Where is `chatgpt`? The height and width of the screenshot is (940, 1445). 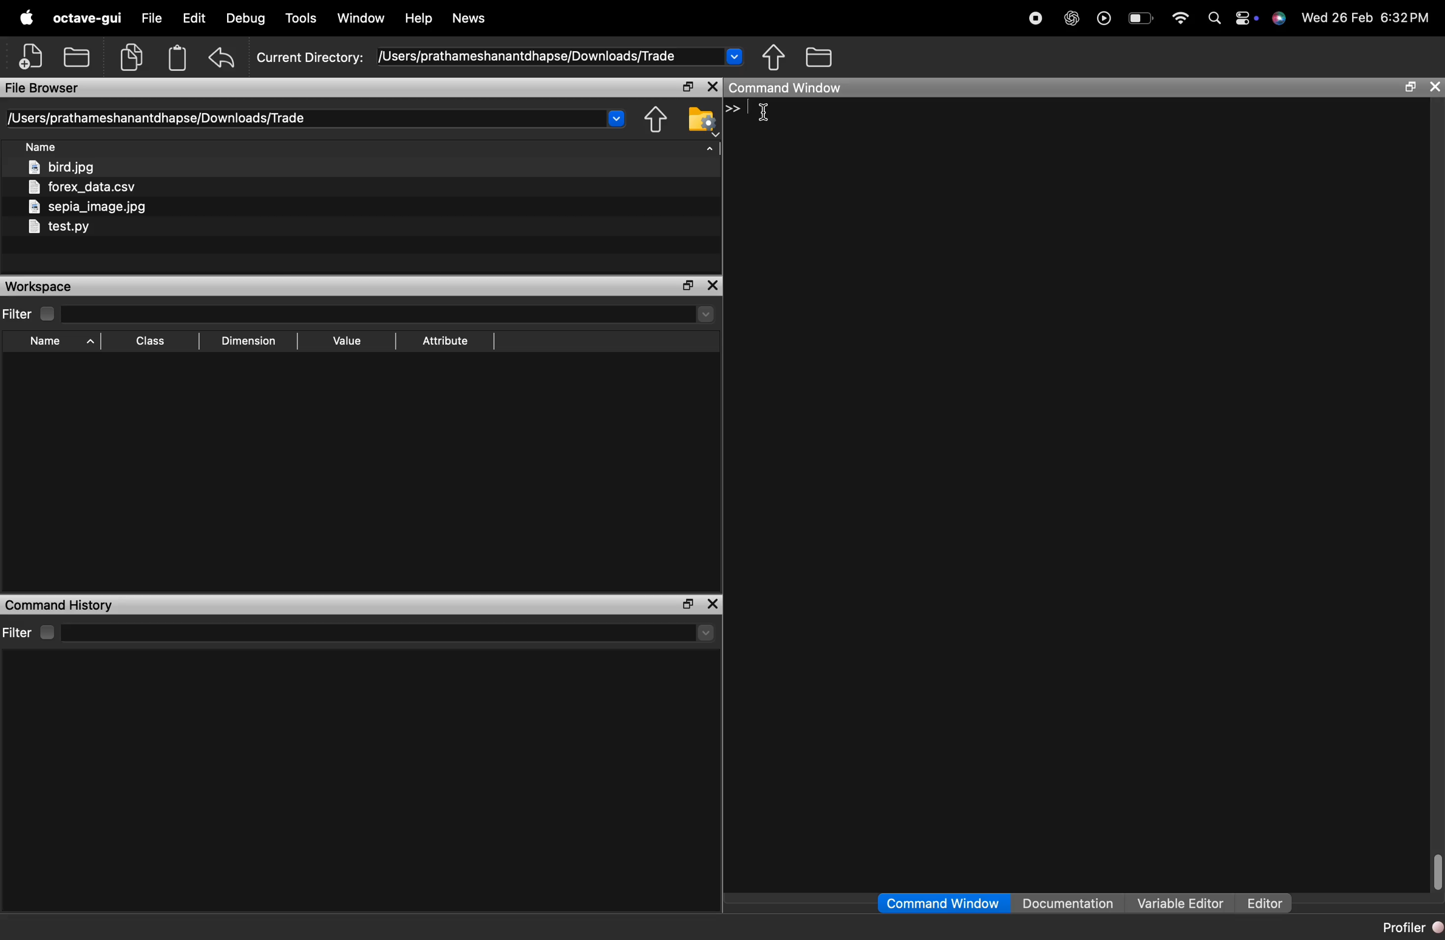 chatgpt is located at coordinates (1071, 18).